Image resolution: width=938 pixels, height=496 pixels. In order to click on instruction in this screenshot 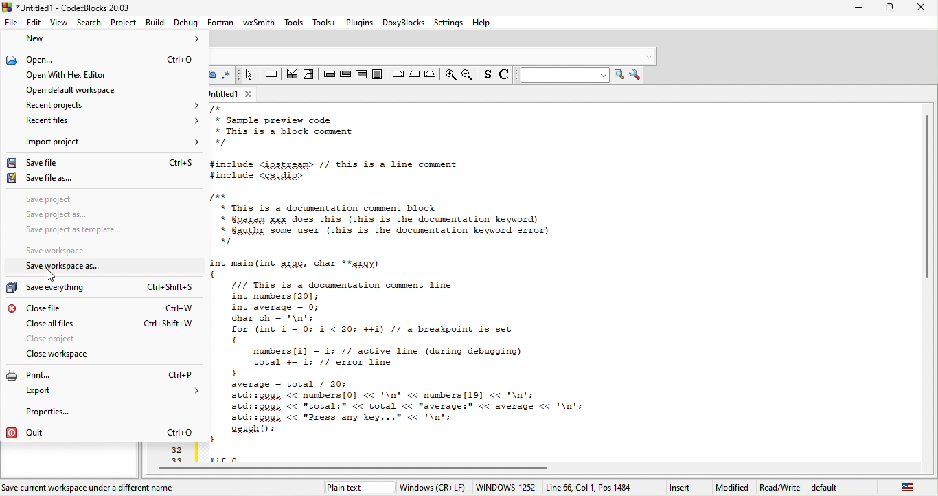, I will do `click(271, 75)`.